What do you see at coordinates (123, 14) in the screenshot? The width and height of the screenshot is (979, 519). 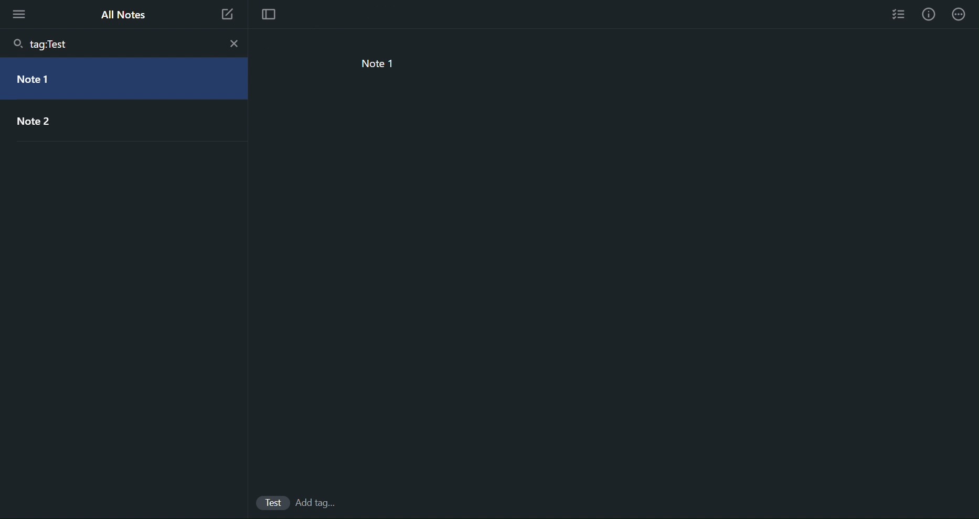 I see `All Notes` at bounding box center [123, 14].